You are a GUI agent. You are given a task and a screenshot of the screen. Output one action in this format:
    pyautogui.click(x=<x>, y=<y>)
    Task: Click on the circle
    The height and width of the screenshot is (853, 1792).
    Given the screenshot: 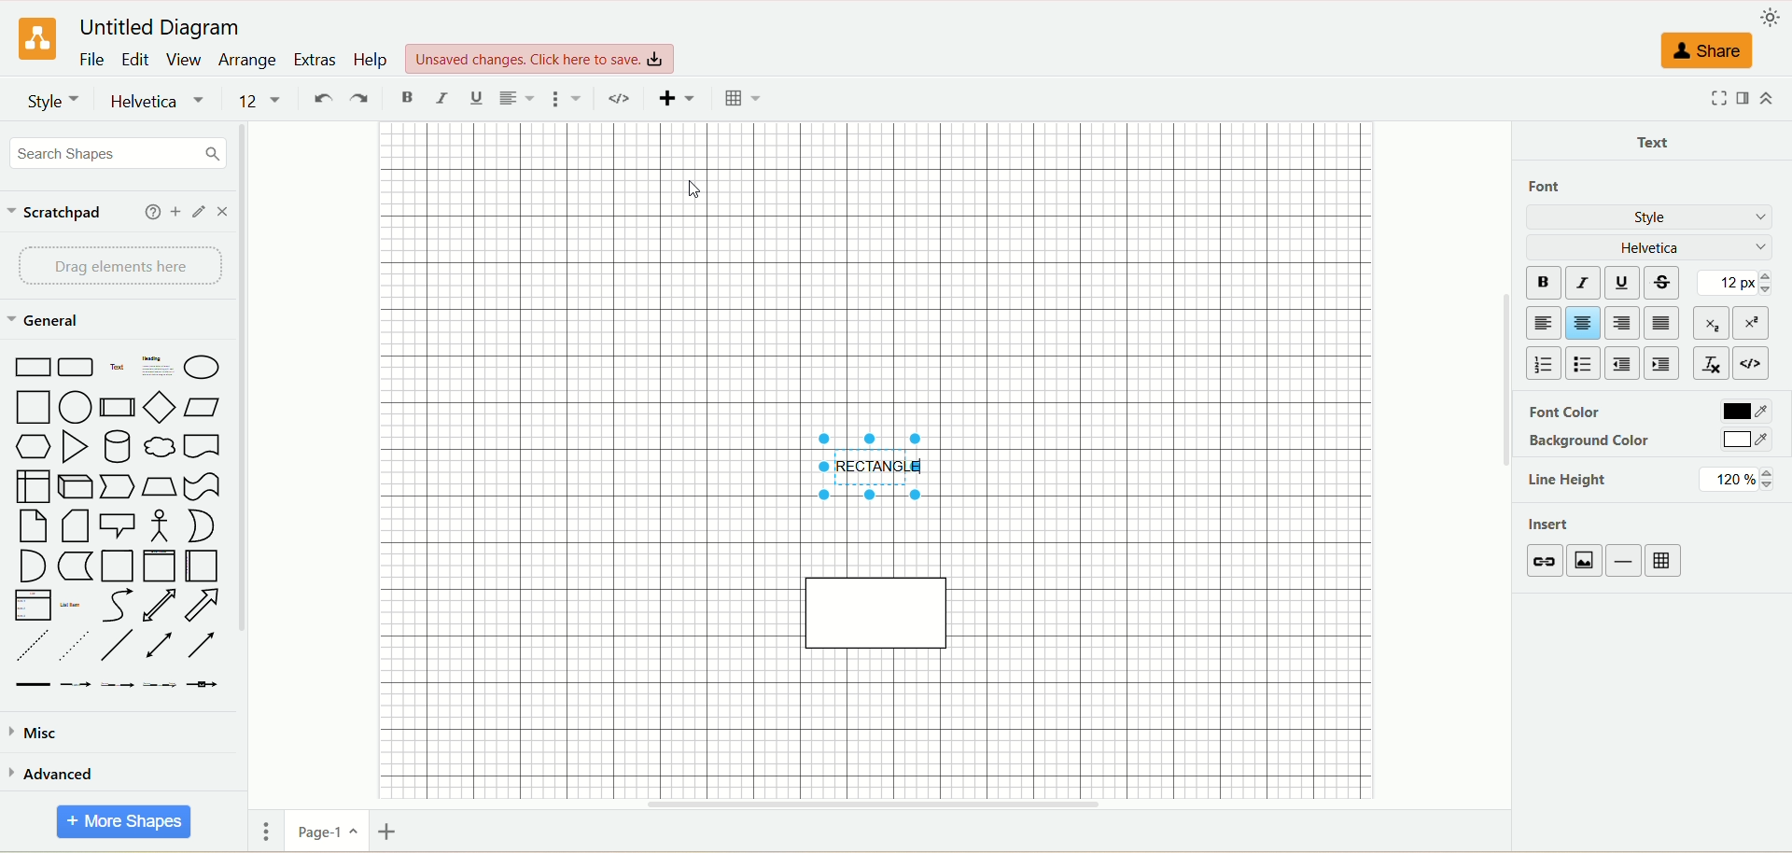 What is the action you would take?
    pyautogui.click(x=203, y=366)
    